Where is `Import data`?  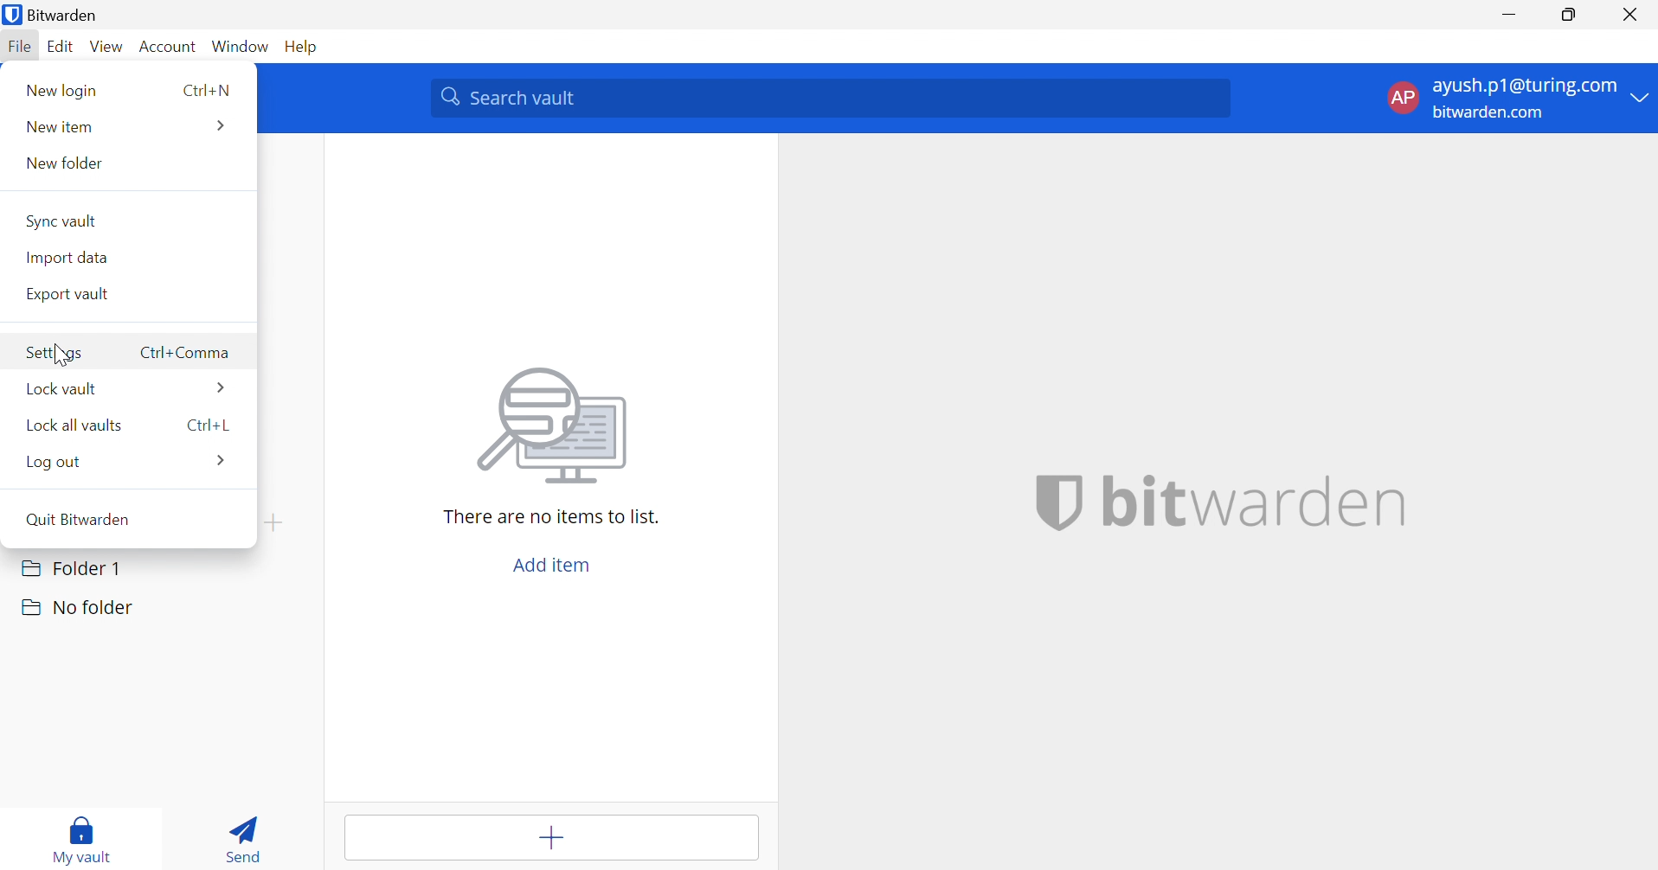 Import data is located at coordinates (72, 257).